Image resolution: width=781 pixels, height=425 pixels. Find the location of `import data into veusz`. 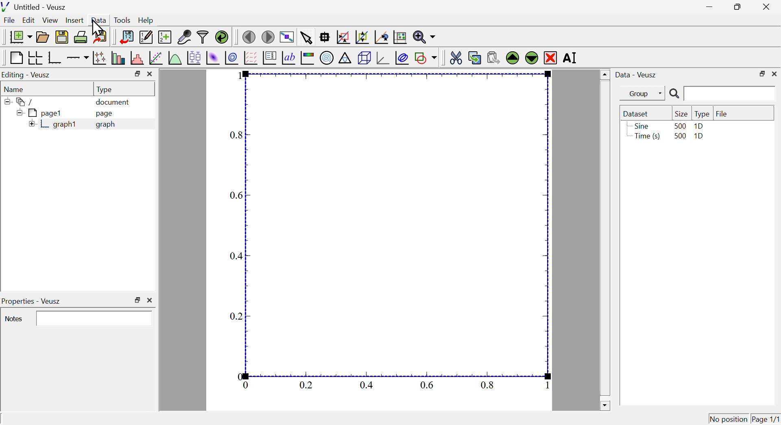

import data into veusz is located at coordinates (126, 37).